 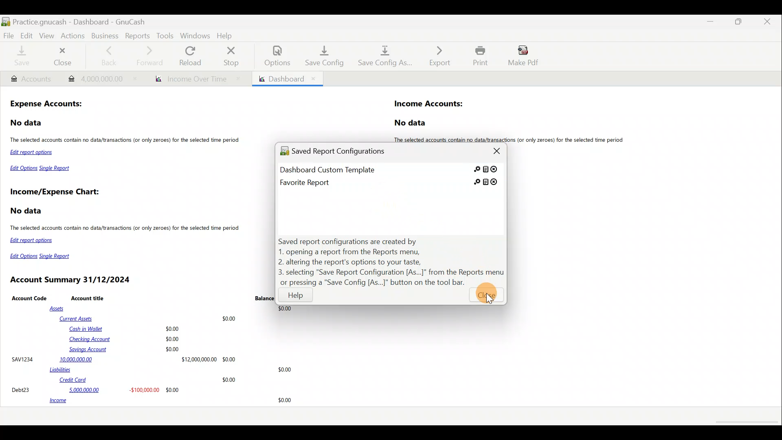 What do you see at coordinates (126, 229) in the screenshot?
I see `The selected accounts contain no data/transactions (or only zeroes) for the selected time period` at bounding box center [126, 229].